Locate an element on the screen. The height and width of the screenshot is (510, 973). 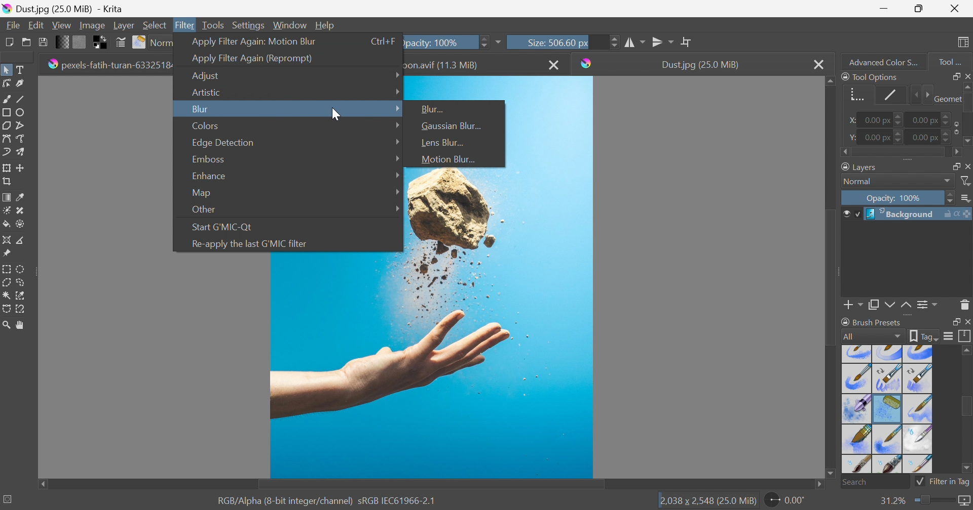
Drop Down is located at coordinates (397, 176).